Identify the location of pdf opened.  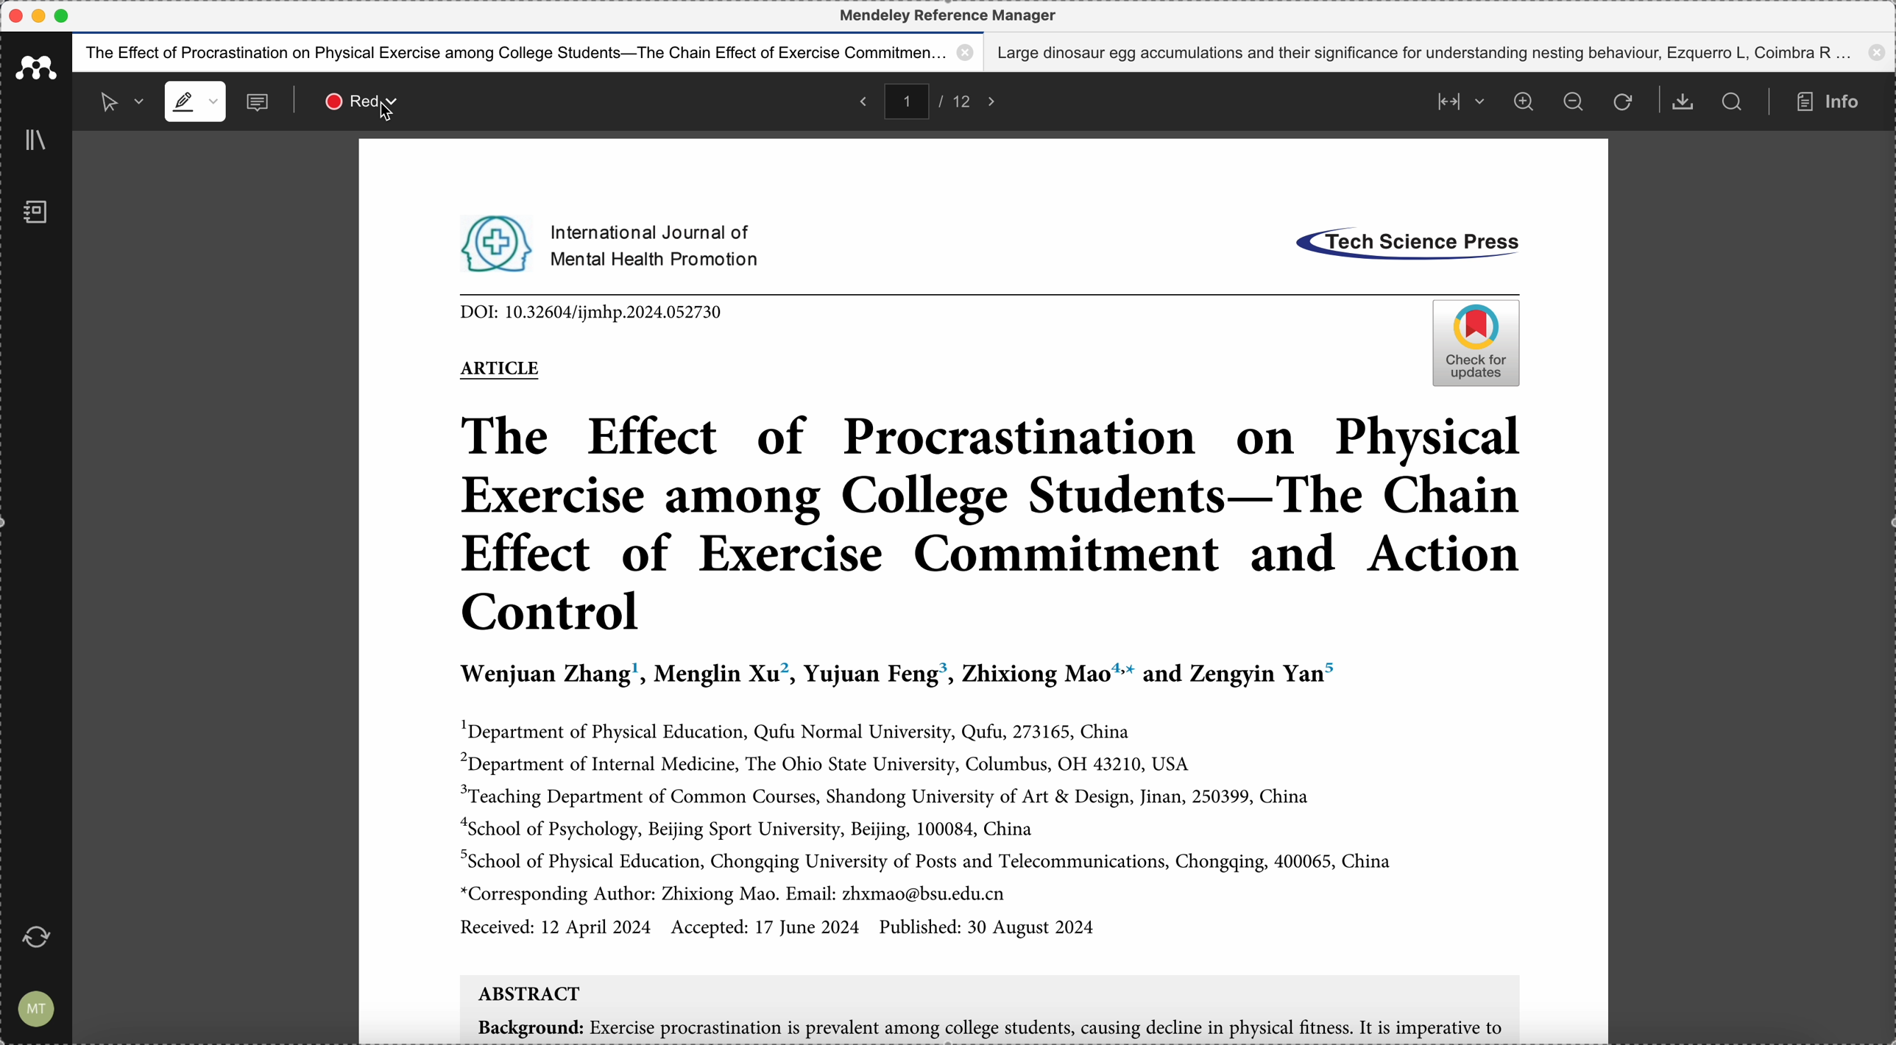
(981, 593).